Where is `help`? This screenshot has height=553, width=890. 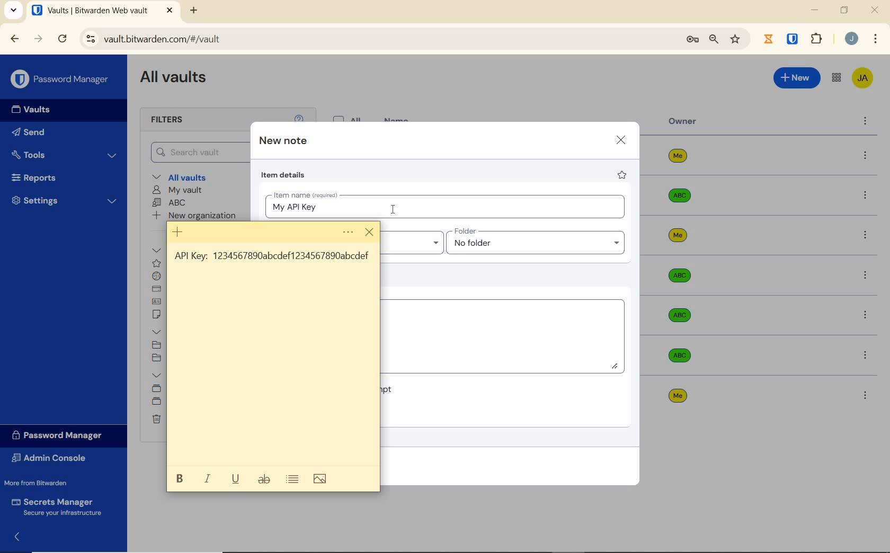 help is located at coordinates (299, 117).